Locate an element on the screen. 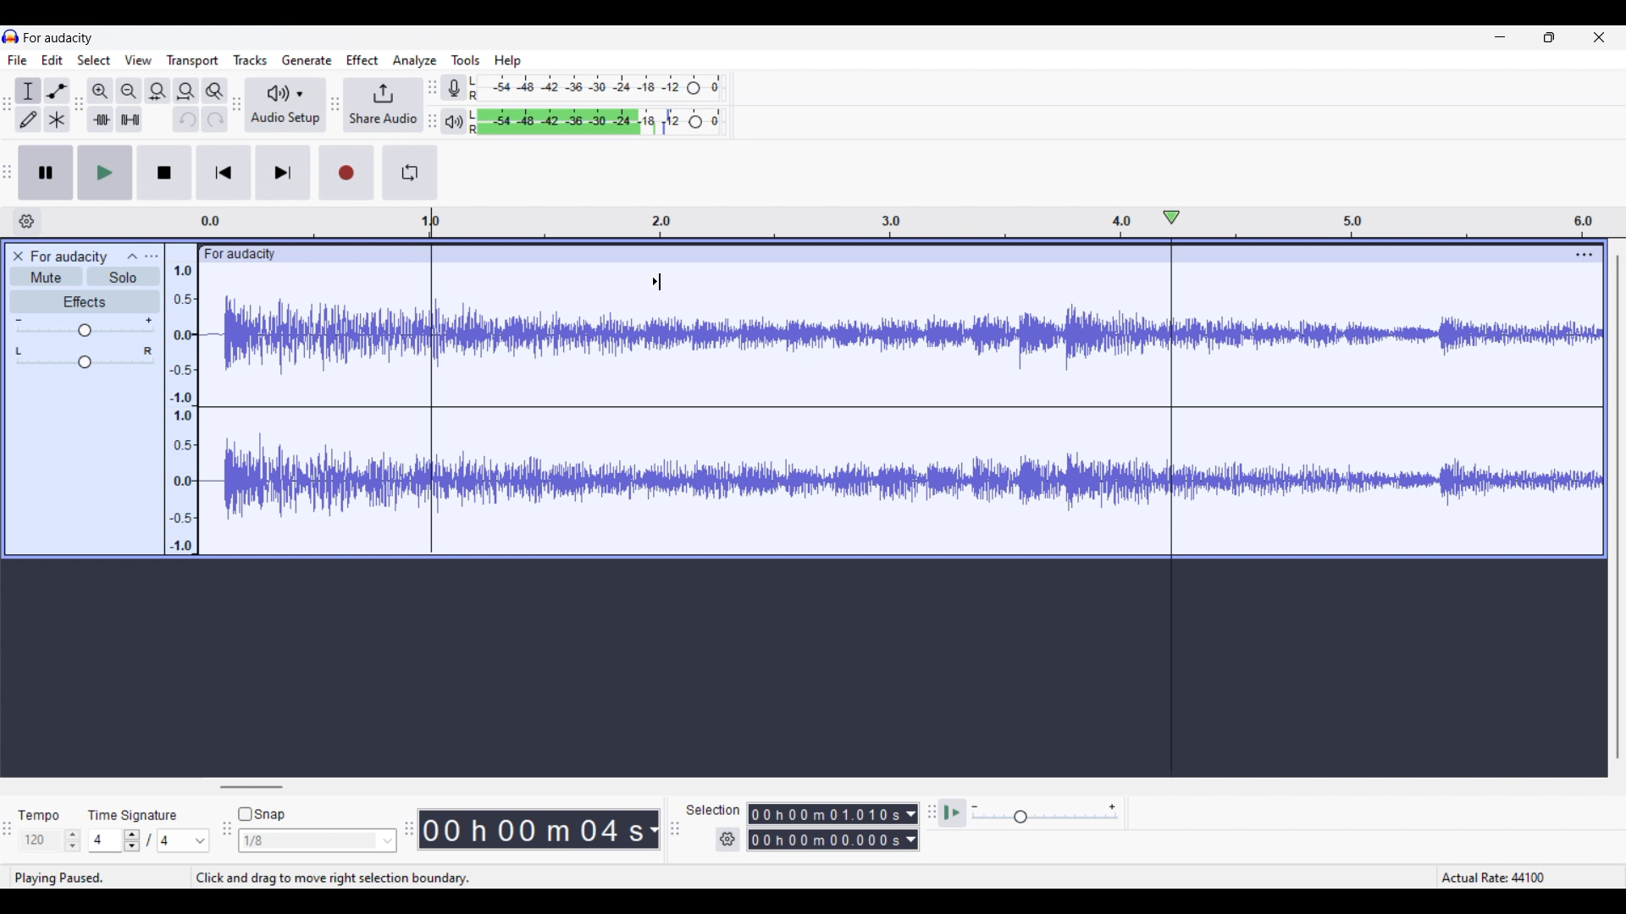  time signature  is located at coordinates (133, 815).